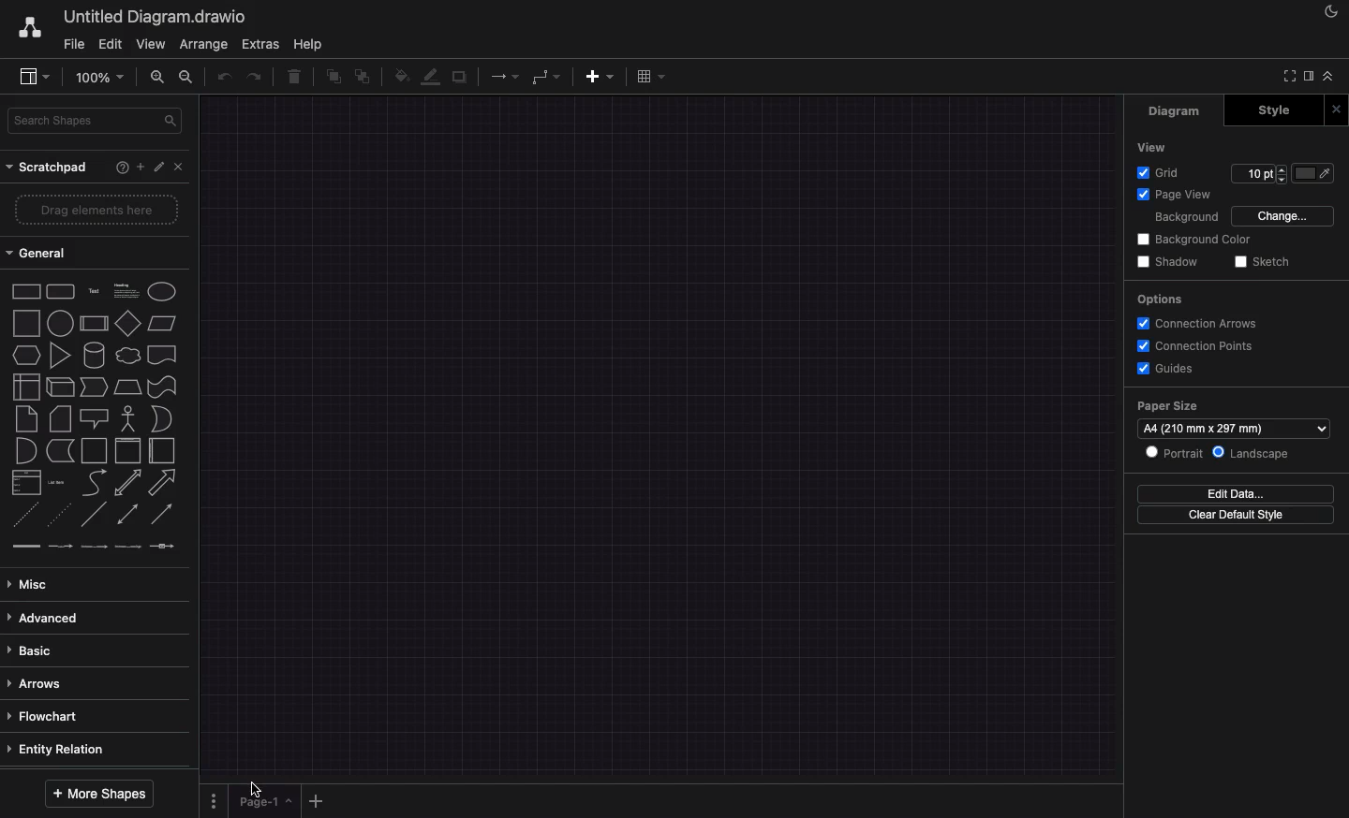  What do you see at coordinates (661, 436) in the screenshot?
I see `canvas` at bounding box center [661, 436].